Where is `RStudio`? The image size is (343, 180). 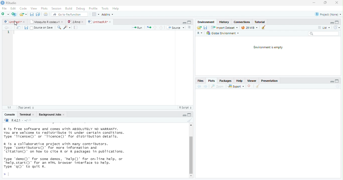 RStudio is located at coordinates (9, 2).